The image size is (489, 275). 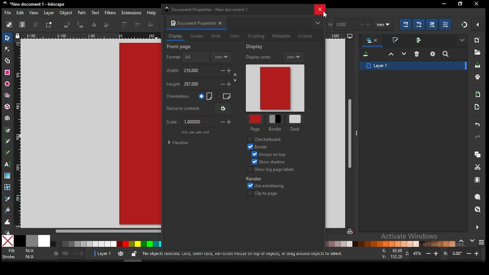 I want to click on node tool, so click(x=8, y=49).